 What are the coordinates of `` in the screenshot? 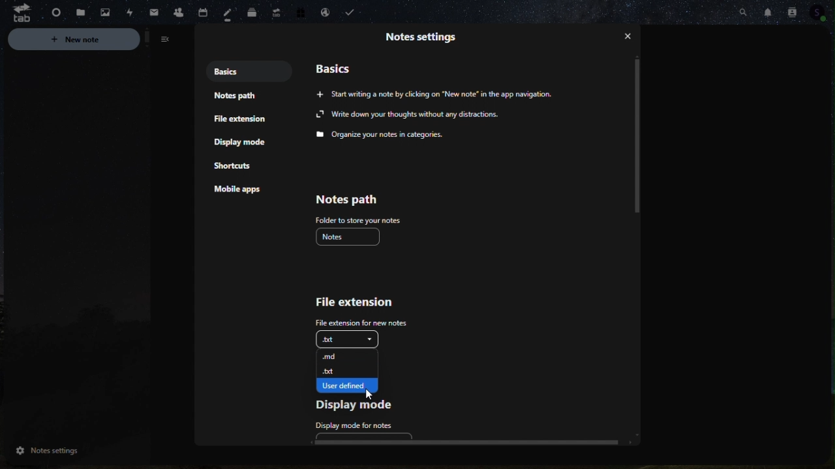 It's located at (427, 40).